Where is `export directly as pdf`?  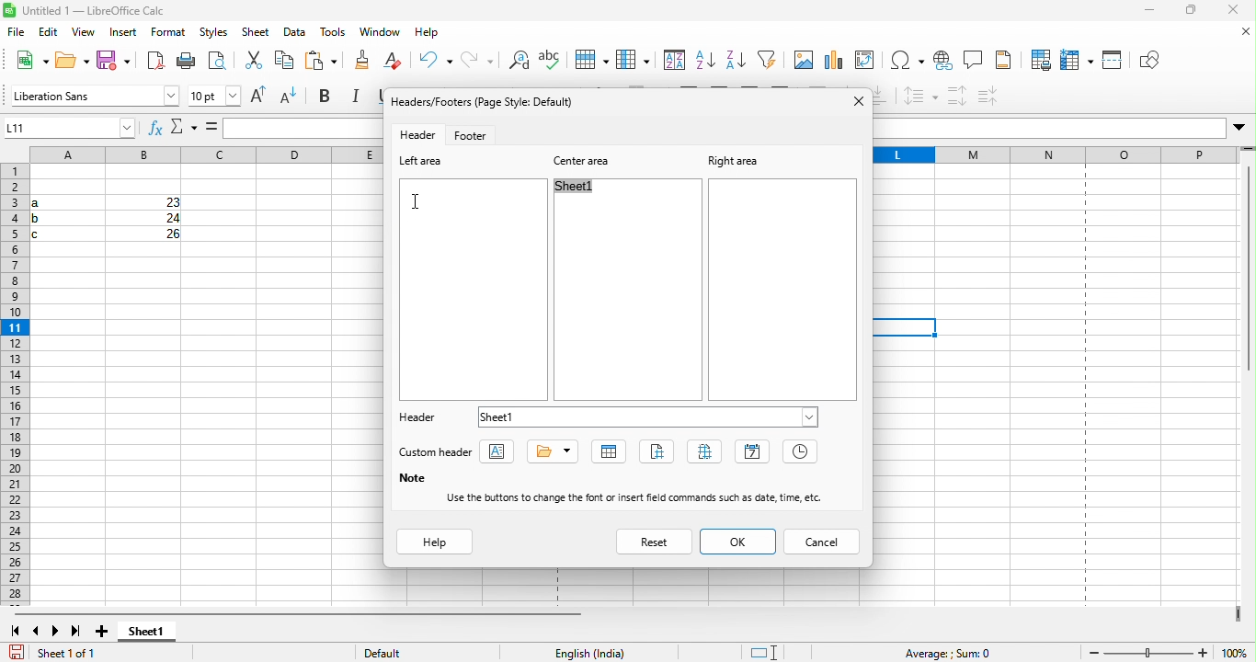
export directly as pdf is located at coordinates (153, 62).